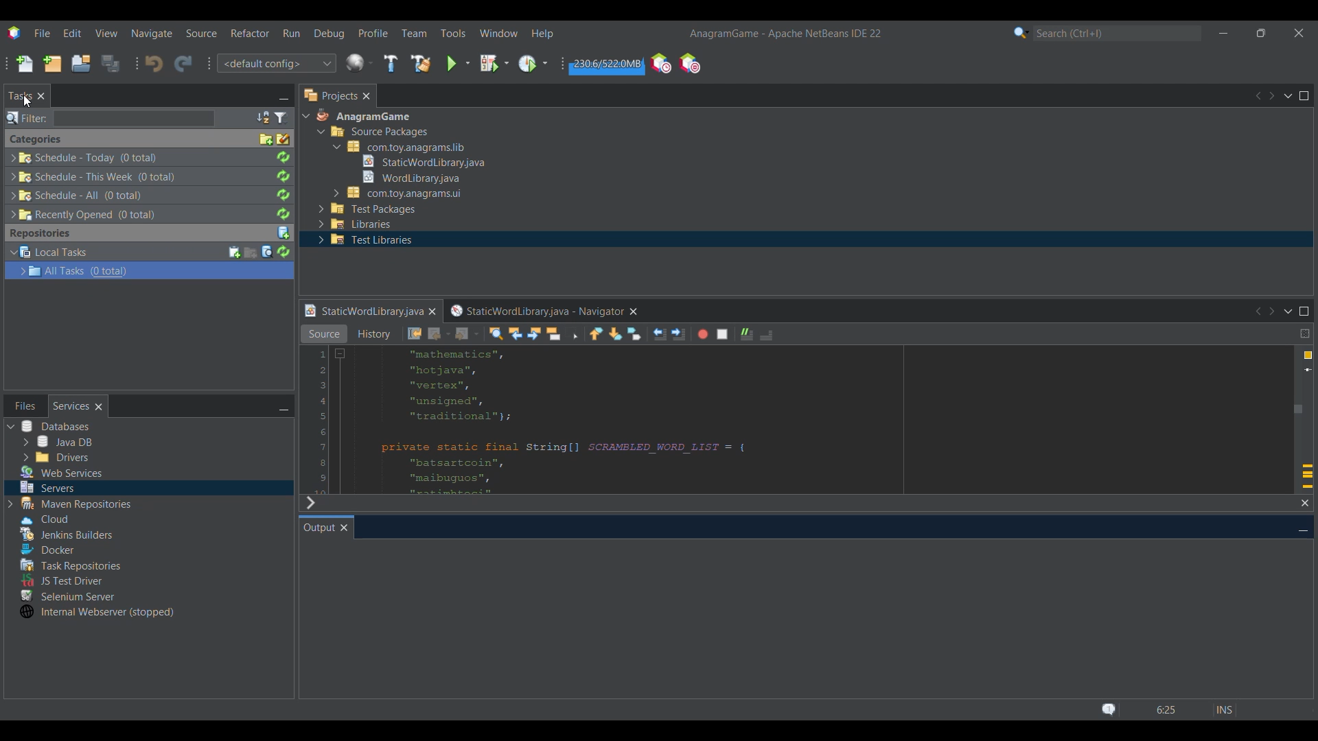  I want to click on Previous, so click(1258, 96).